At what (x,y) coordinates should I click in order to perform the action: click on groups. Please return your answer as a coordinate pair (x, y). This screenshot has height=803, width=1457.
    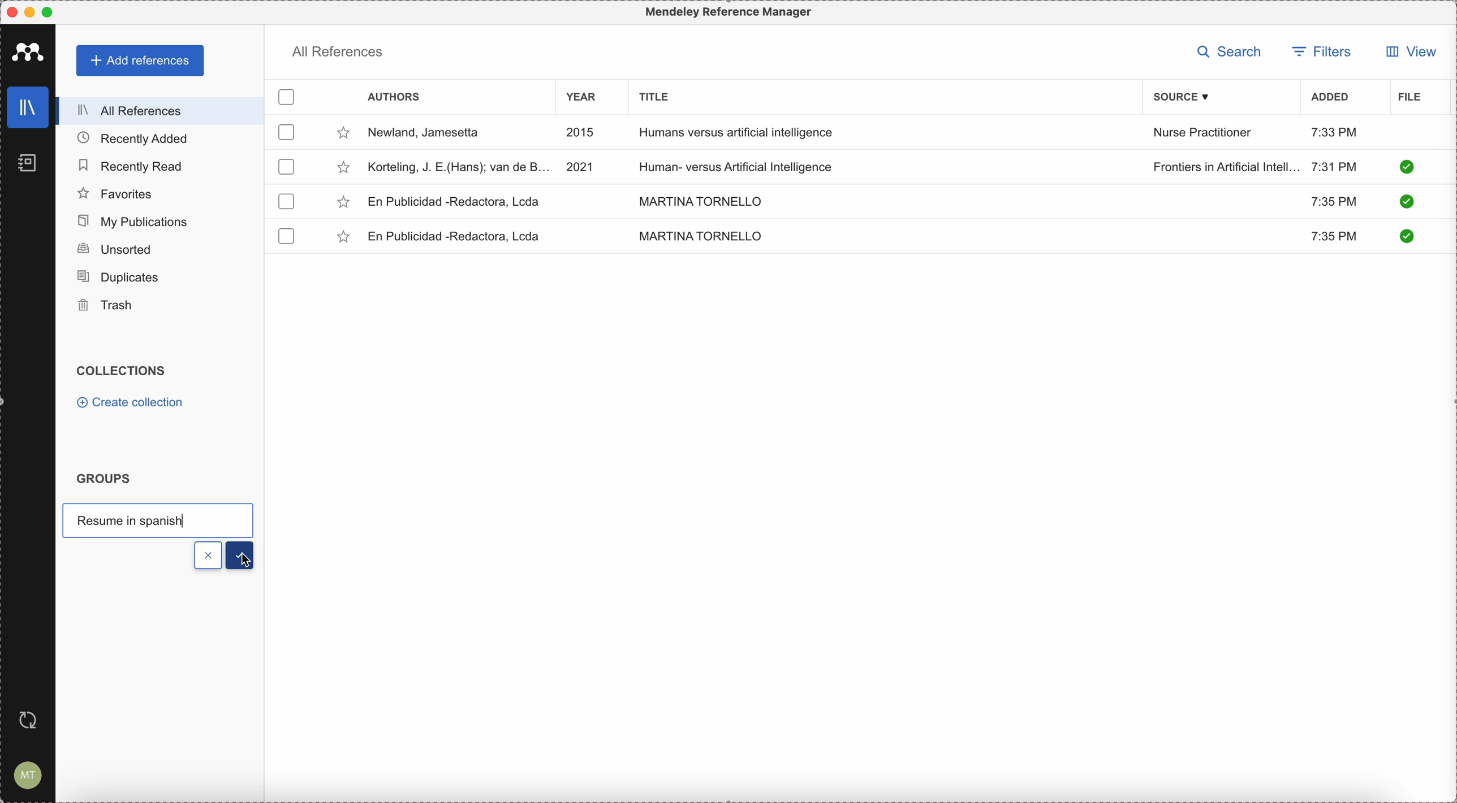
    Looking at the image, I should click on (103, 477).